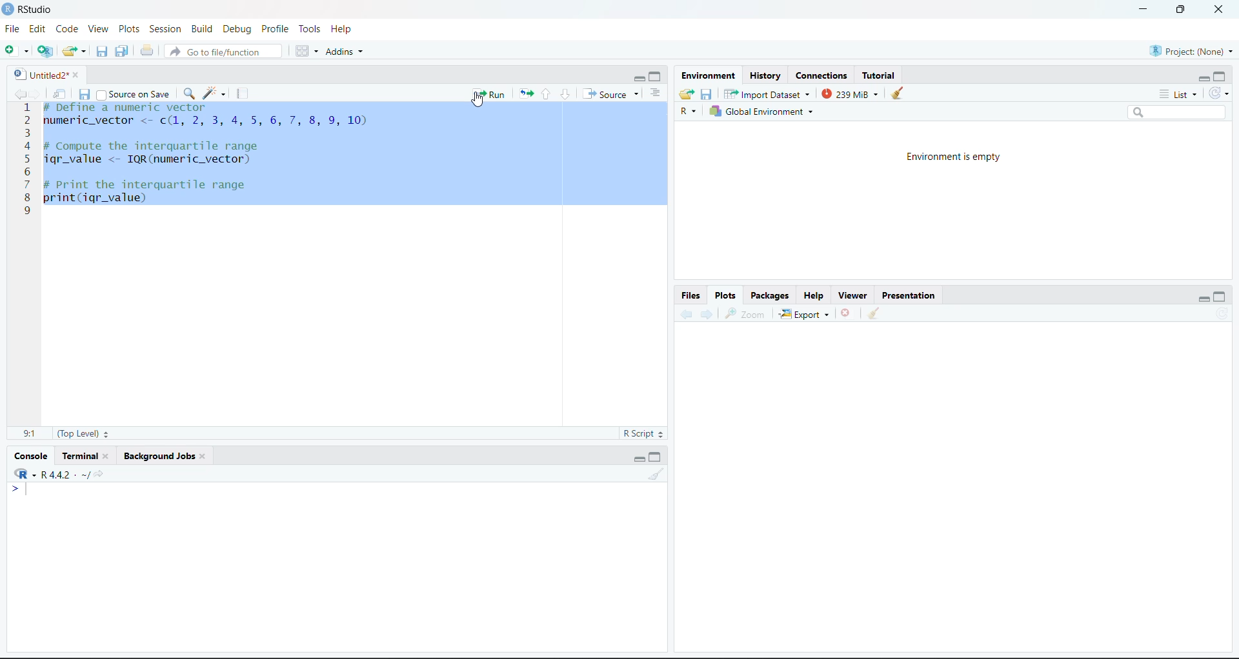 The height and width of the screenshot is (659, 1239). Describe the element at coordinates (660, 92) in the screenshot. I see `Show document outline (Ctrl + Shift + O)` at that location.